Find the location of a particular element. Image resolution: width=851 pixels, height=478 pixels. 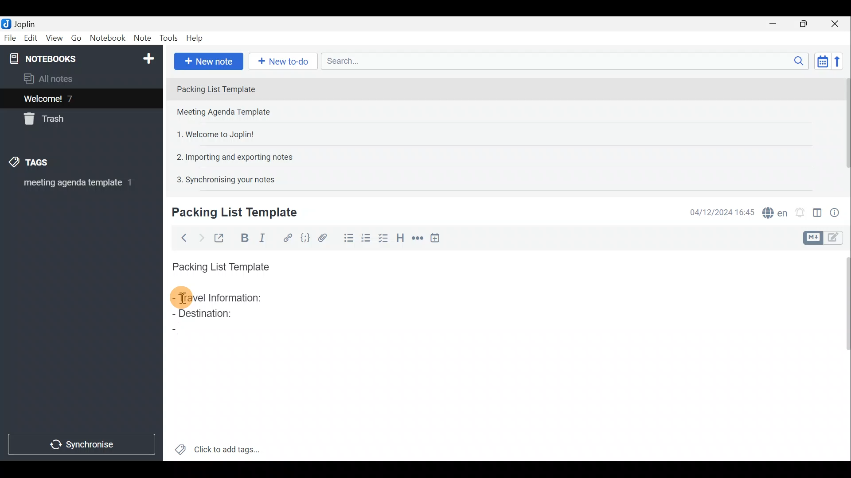

Creating new note is located at coordinates (229, 213).